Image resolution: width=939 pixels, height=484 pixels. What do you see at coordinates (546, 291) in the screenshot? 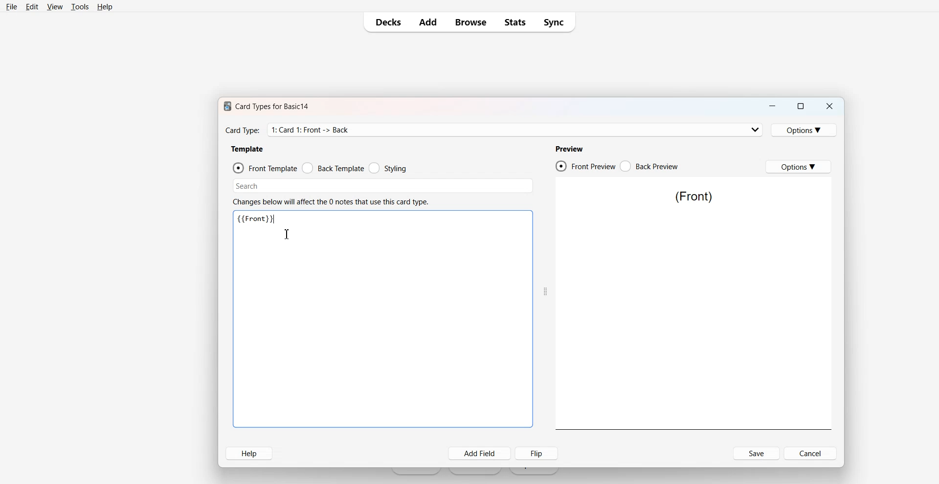
I see `Drag handle` at bounding box center [546, 291].